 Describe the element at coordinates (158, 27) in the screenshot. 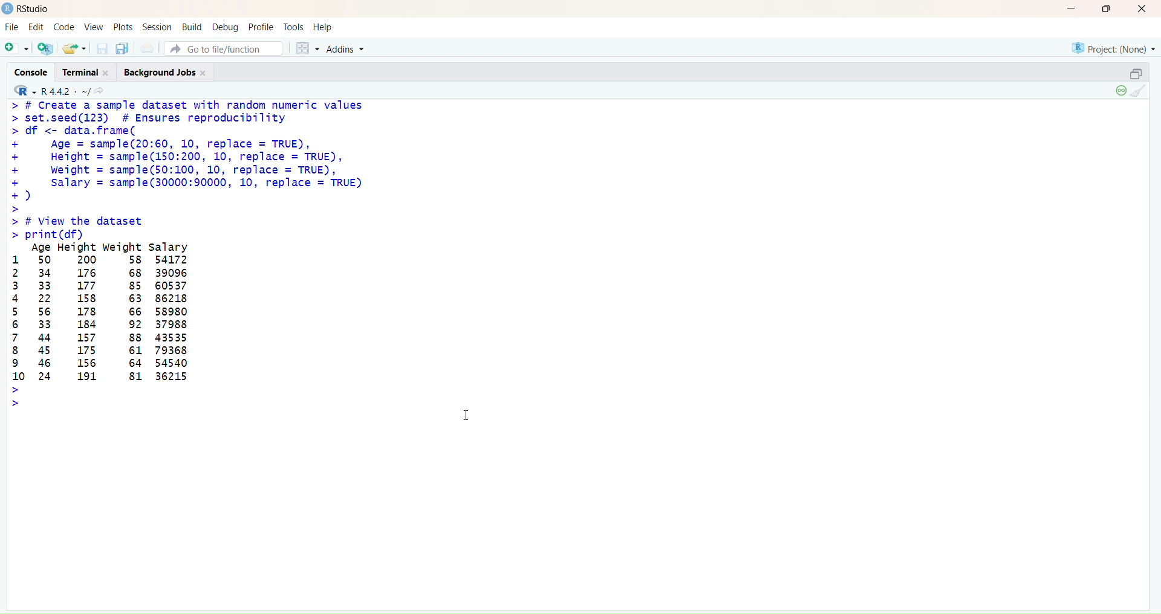

I see `Session` at that location.